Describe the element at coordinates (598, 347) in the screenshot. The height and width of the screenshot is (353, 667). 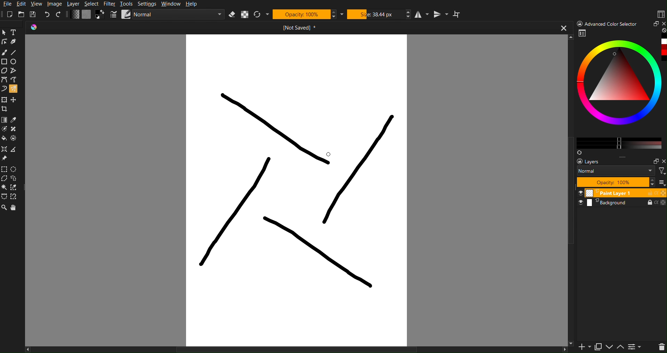
I see `copy` at that location.